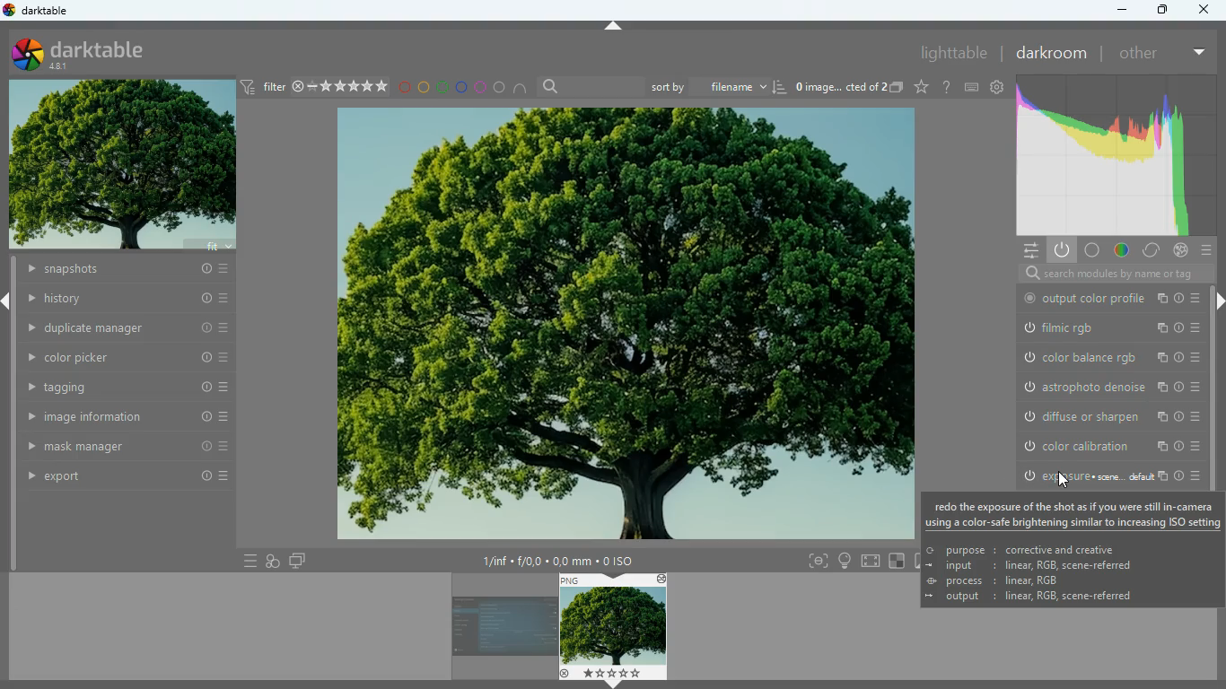  What do you see at coordinates (1120, 156) in the screenshot?
I see `gradient` at bounding box center [1120, 156].